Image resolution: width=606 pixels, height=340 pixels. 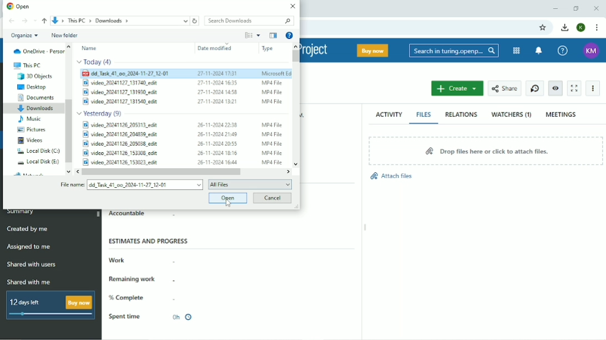 What do you see at coordinates (296, 45) in the screenshot?
I see `scroll up` at bounding box center [296, 45].